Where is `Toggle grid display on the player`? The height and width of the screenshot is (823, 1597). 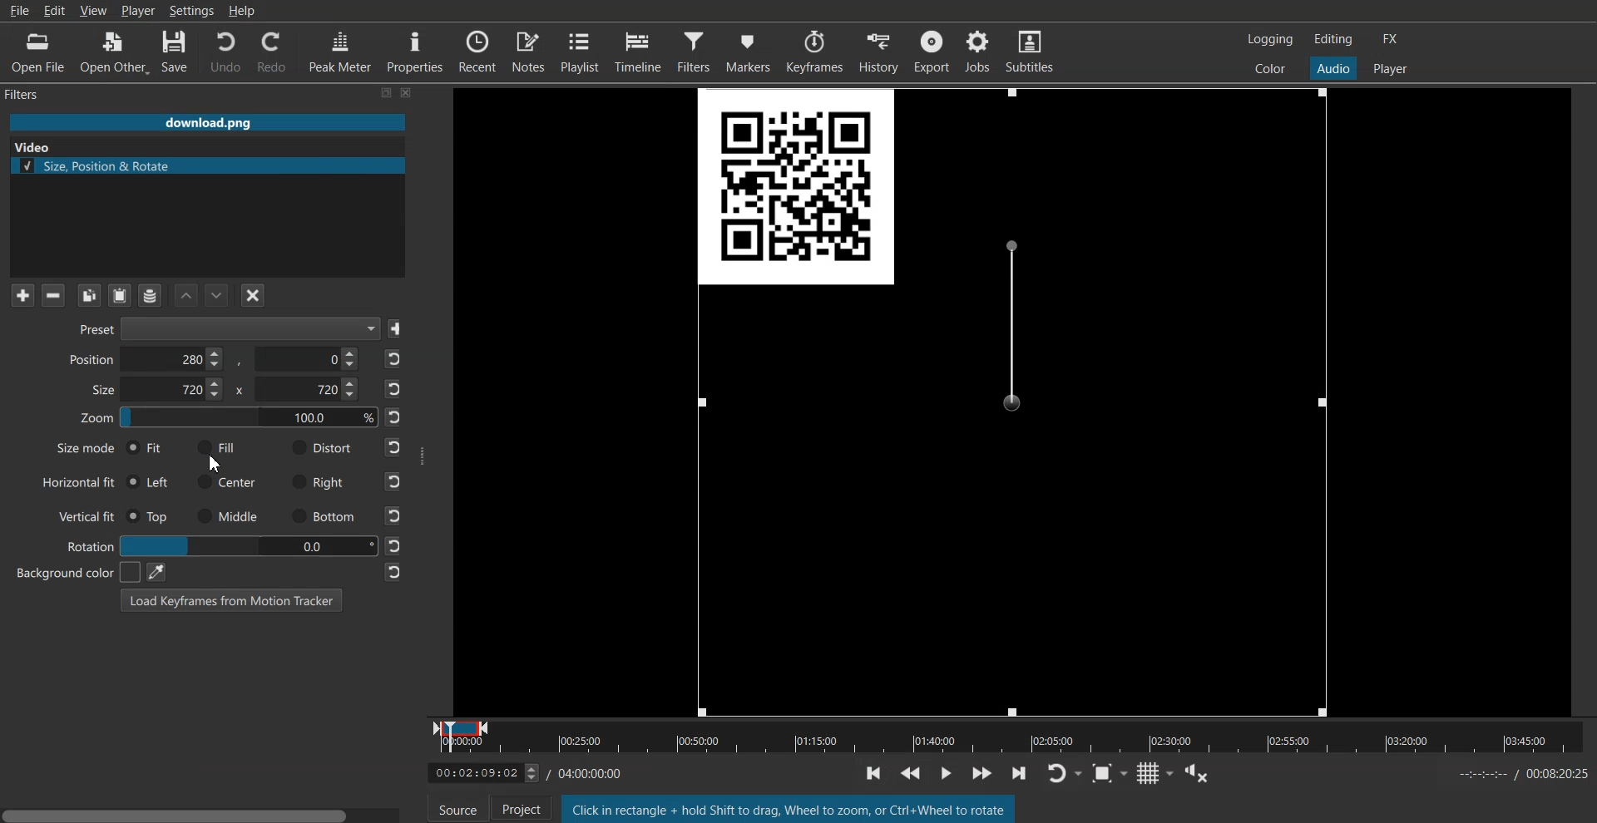 Toggle grid display on the player is located at coordinates (1150, 776).